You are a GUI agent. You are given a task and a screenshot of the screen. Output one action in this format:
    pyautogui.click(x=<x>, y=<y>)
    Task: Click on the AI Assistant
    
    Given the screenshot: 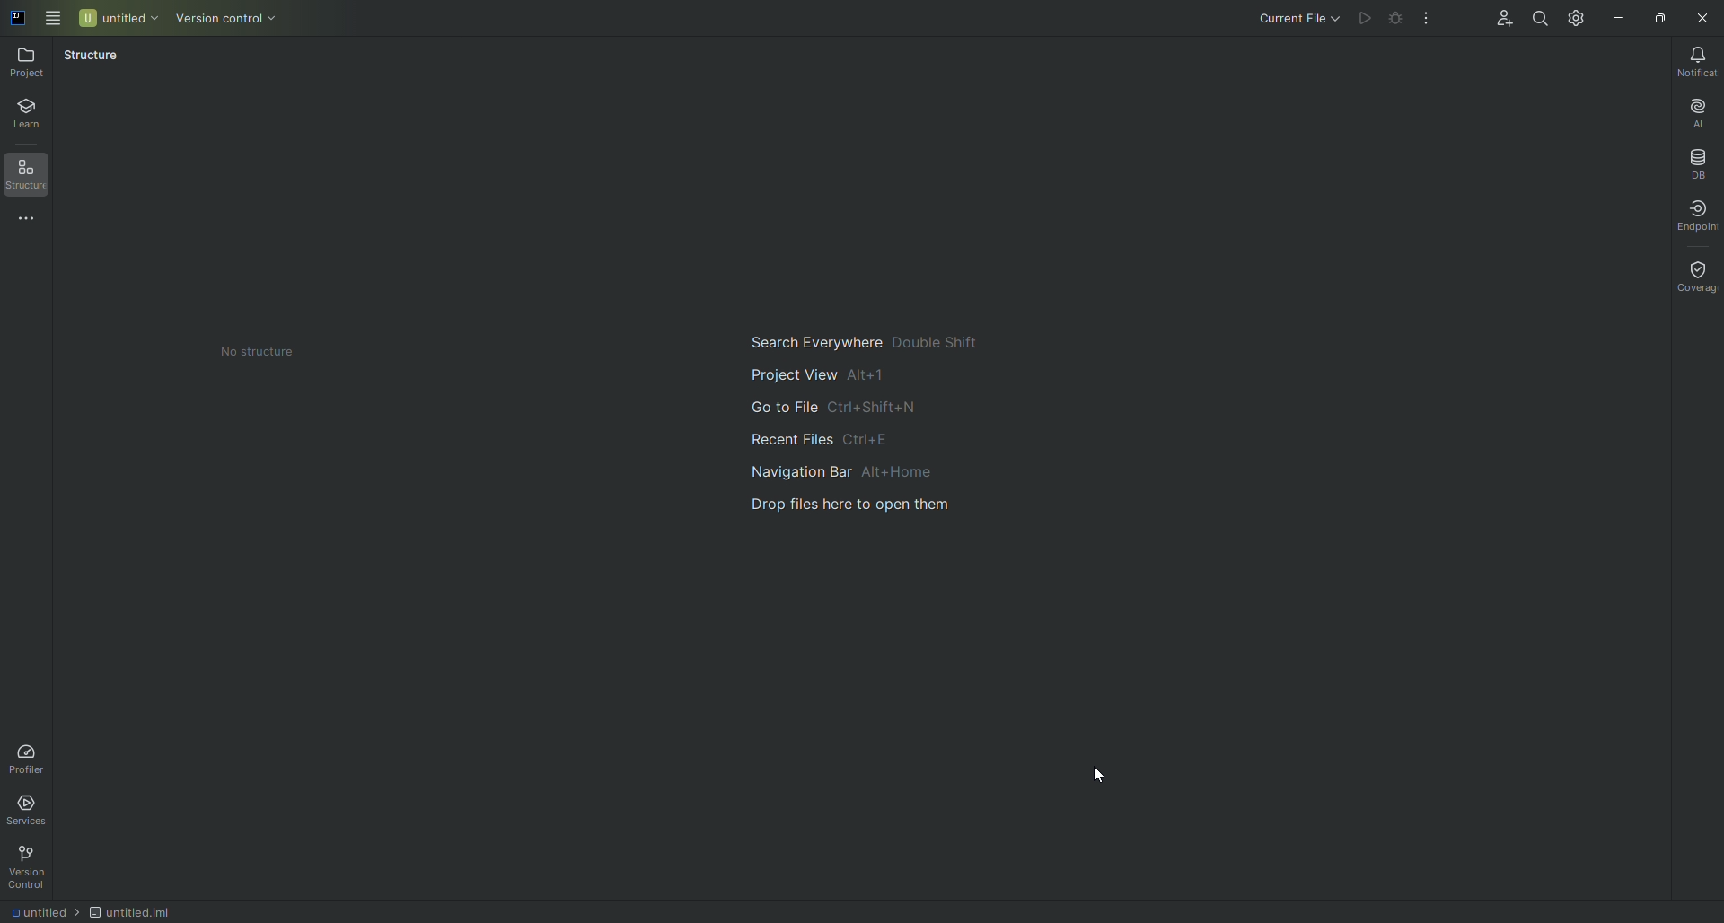 What is the action you would take?
    pyautogui.click(x=1692, y=109)
    